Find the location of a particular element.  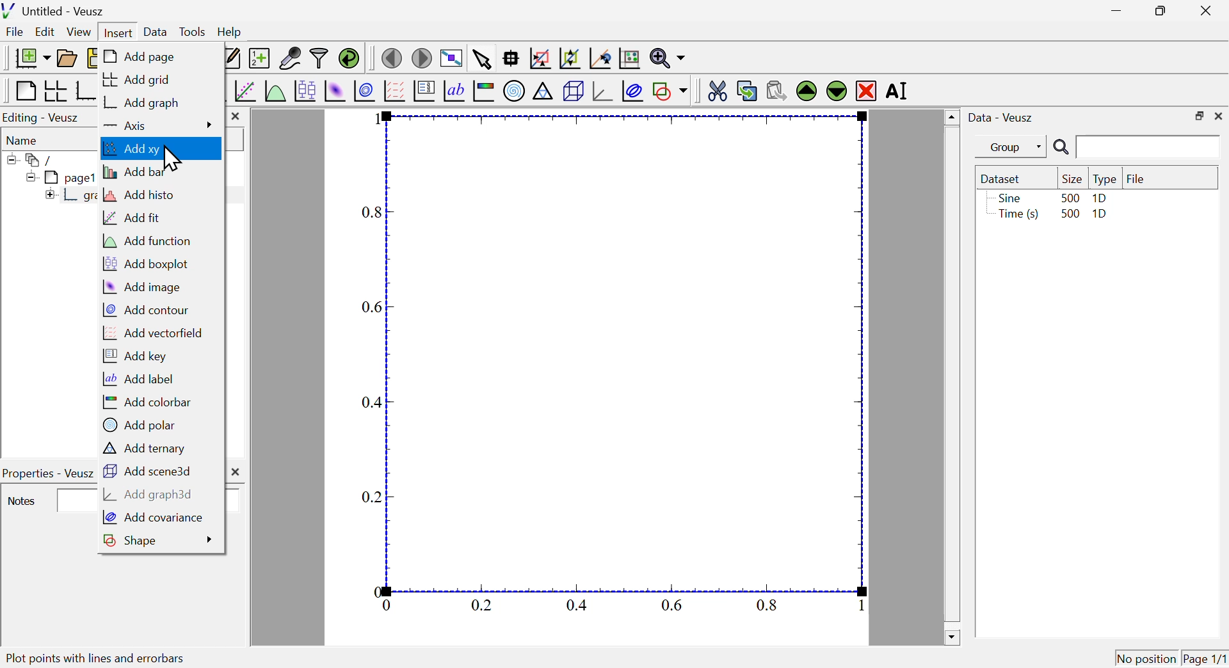

0.8 is located at coordinates (769, 605).